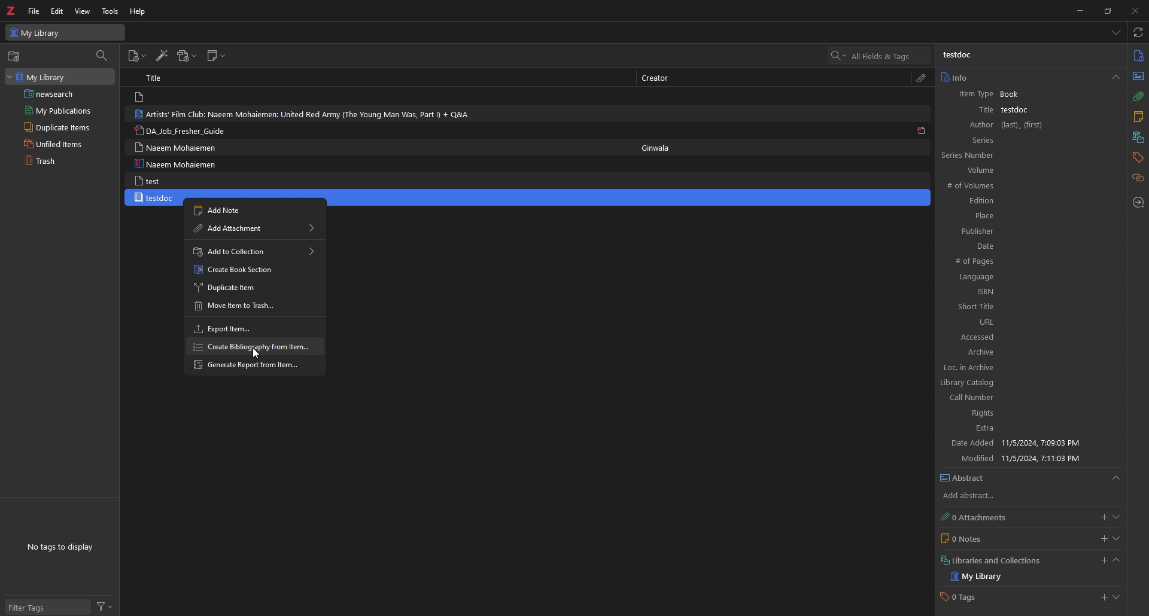 This screenshot has height=616, width=1149. Describe the element at coordinates (1028, 353) in the screenshot. I see `Archive` at that location.